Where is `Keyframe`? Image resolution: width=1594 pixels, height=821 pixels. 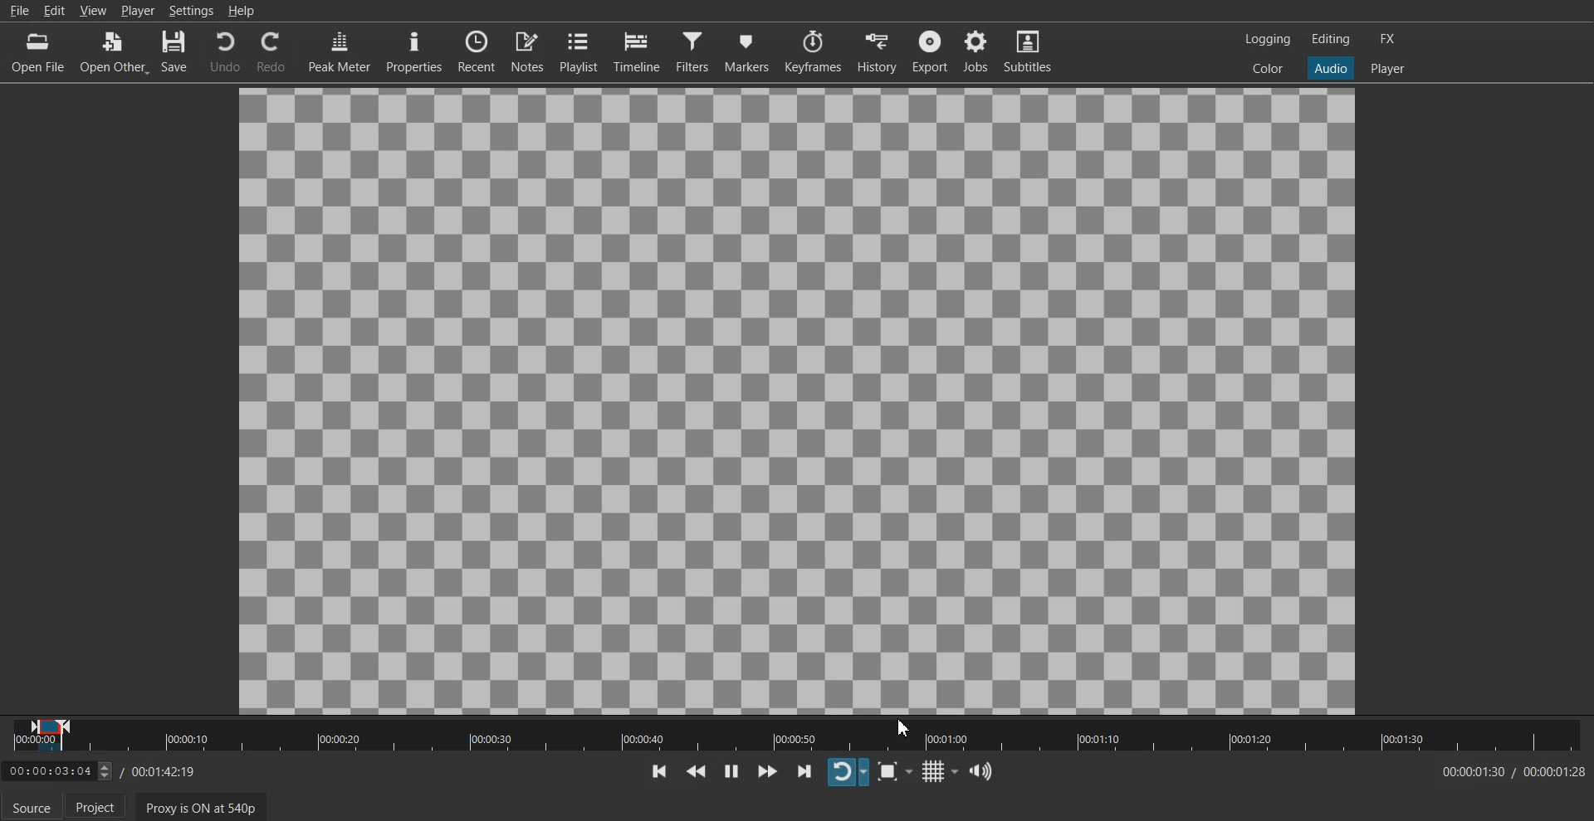
Keyframe is located at coordinates (813, 51).